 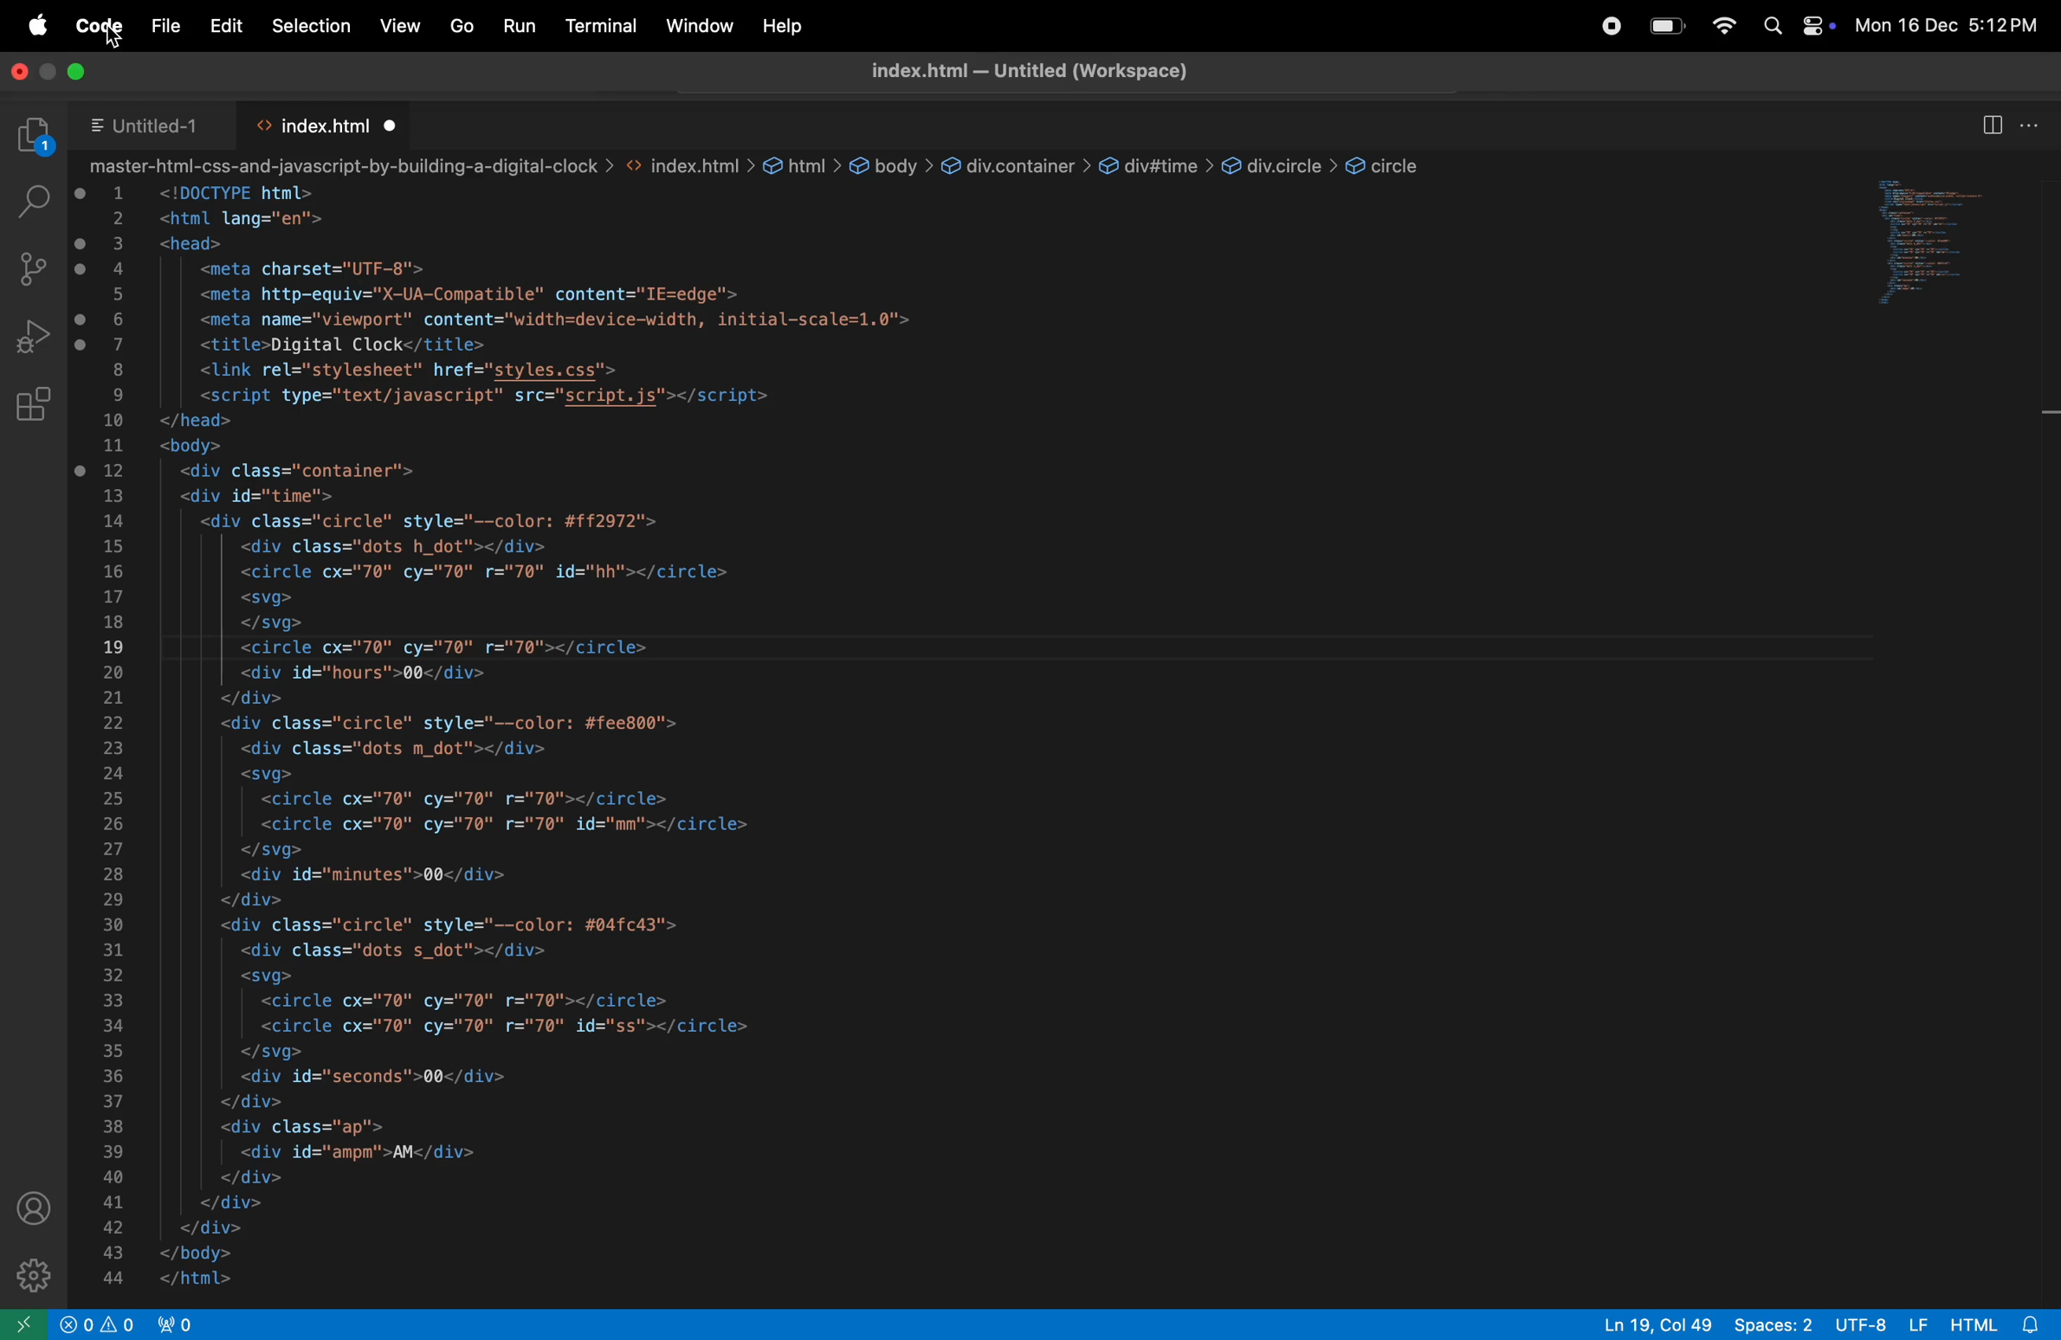 What do you see at coordinates (461, 23) in the screenshot?
I see `Go` at bounding box center [461, 23].